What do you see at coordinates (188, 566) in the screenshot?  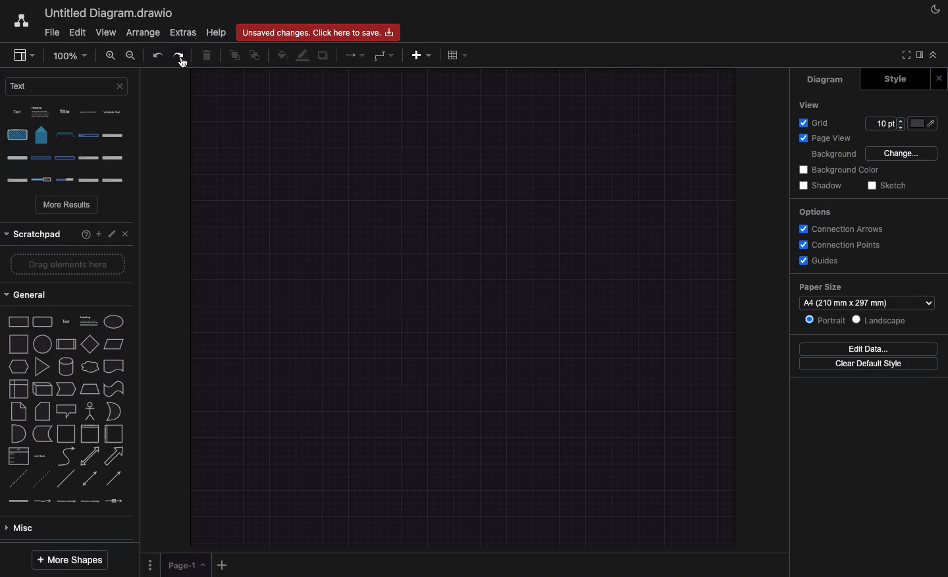 I see `Page 1` at bounding box center [188, 566].